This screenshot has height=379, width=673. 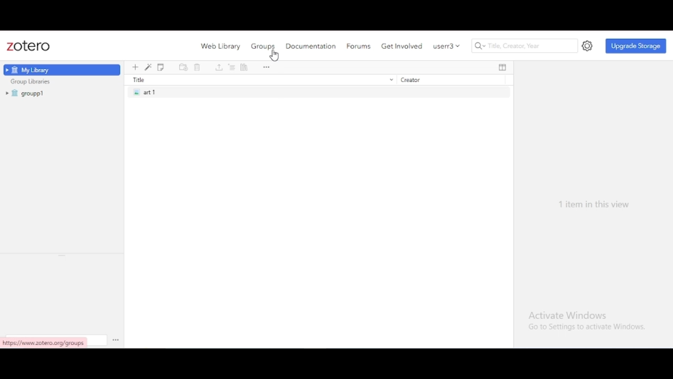 What do you see at coordinates (359, 46) in the screenshot?
I see `forums` at bounding box center [359, 46].